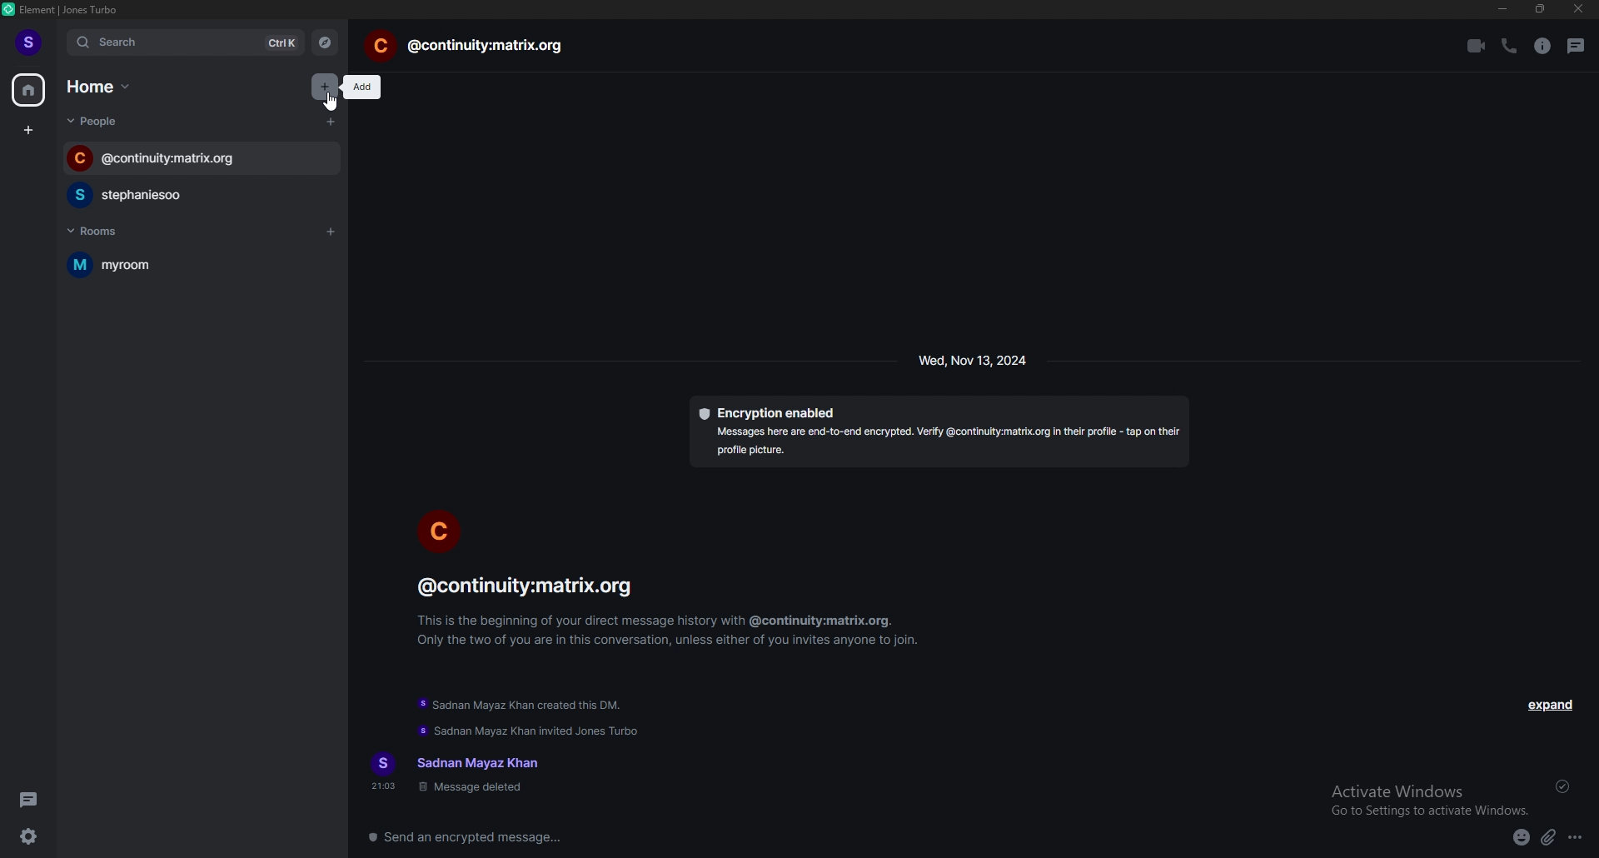  What do you see at coordinates (330, 122) in the screenshot?
I see `start chat` at bounding box center [330, 122].